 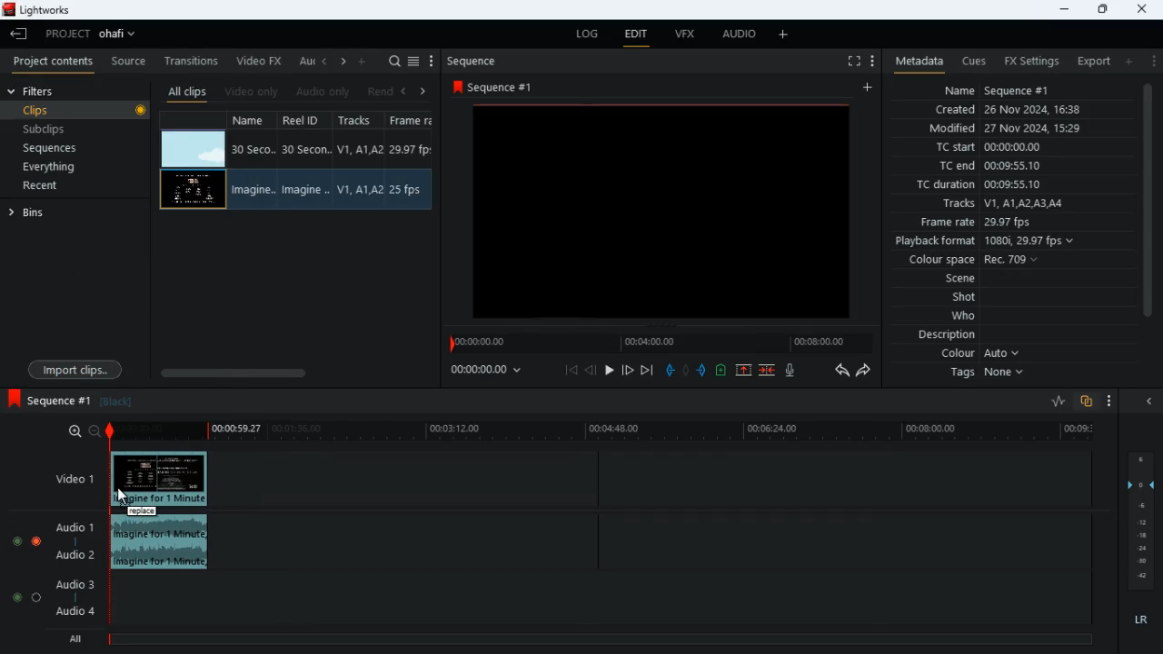 I want to click on left, so click(x=325, y=61).